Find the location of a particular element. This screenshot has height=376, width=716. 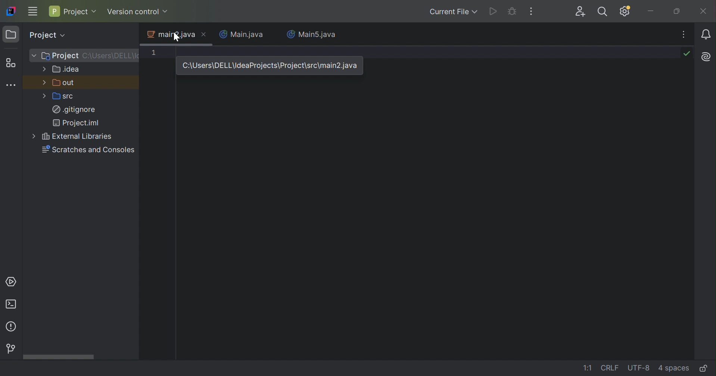

Close is located at coordinates (205, 34).